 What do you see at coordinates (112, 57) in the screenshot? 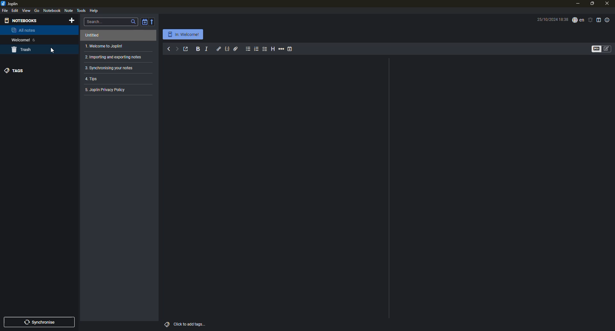
I see `2. importing ad exporting notes` at bounding box center [112, 57].